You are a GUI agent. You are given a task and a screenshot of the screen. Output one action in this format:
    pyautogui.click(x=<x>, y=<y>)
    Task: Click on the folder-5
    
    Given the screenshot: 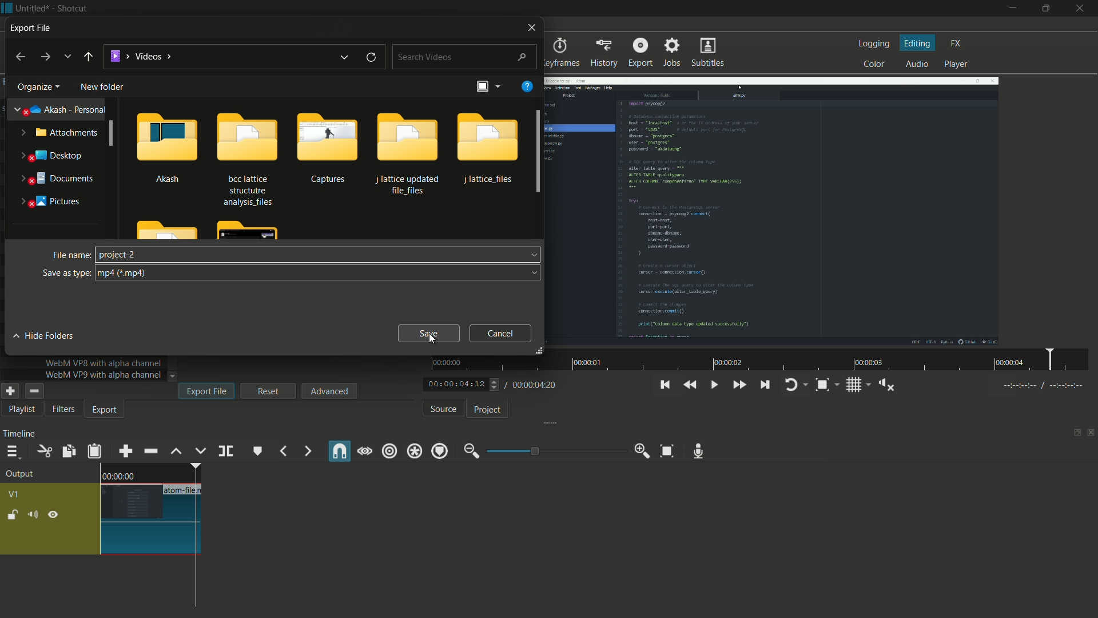 What is the action you would take?
    pyautogui.click(x=488, y=148)
    